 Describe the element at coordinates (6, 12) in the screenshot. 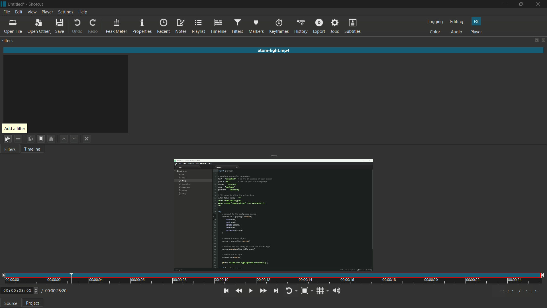

I see `file menu` at that location.